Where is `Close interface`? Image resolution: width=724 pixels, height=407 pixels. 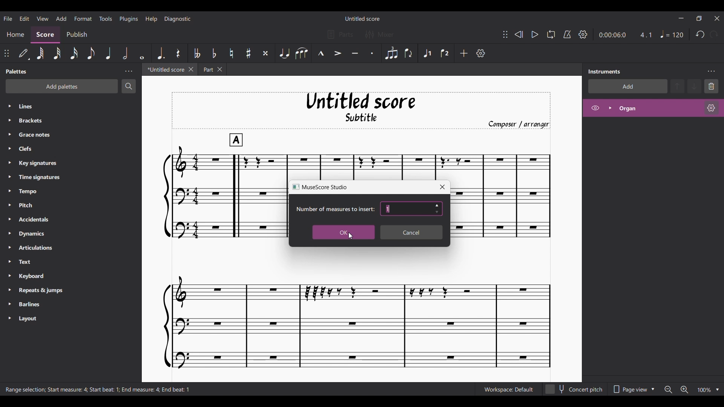
Close interface is located at coordinates (717, 18).